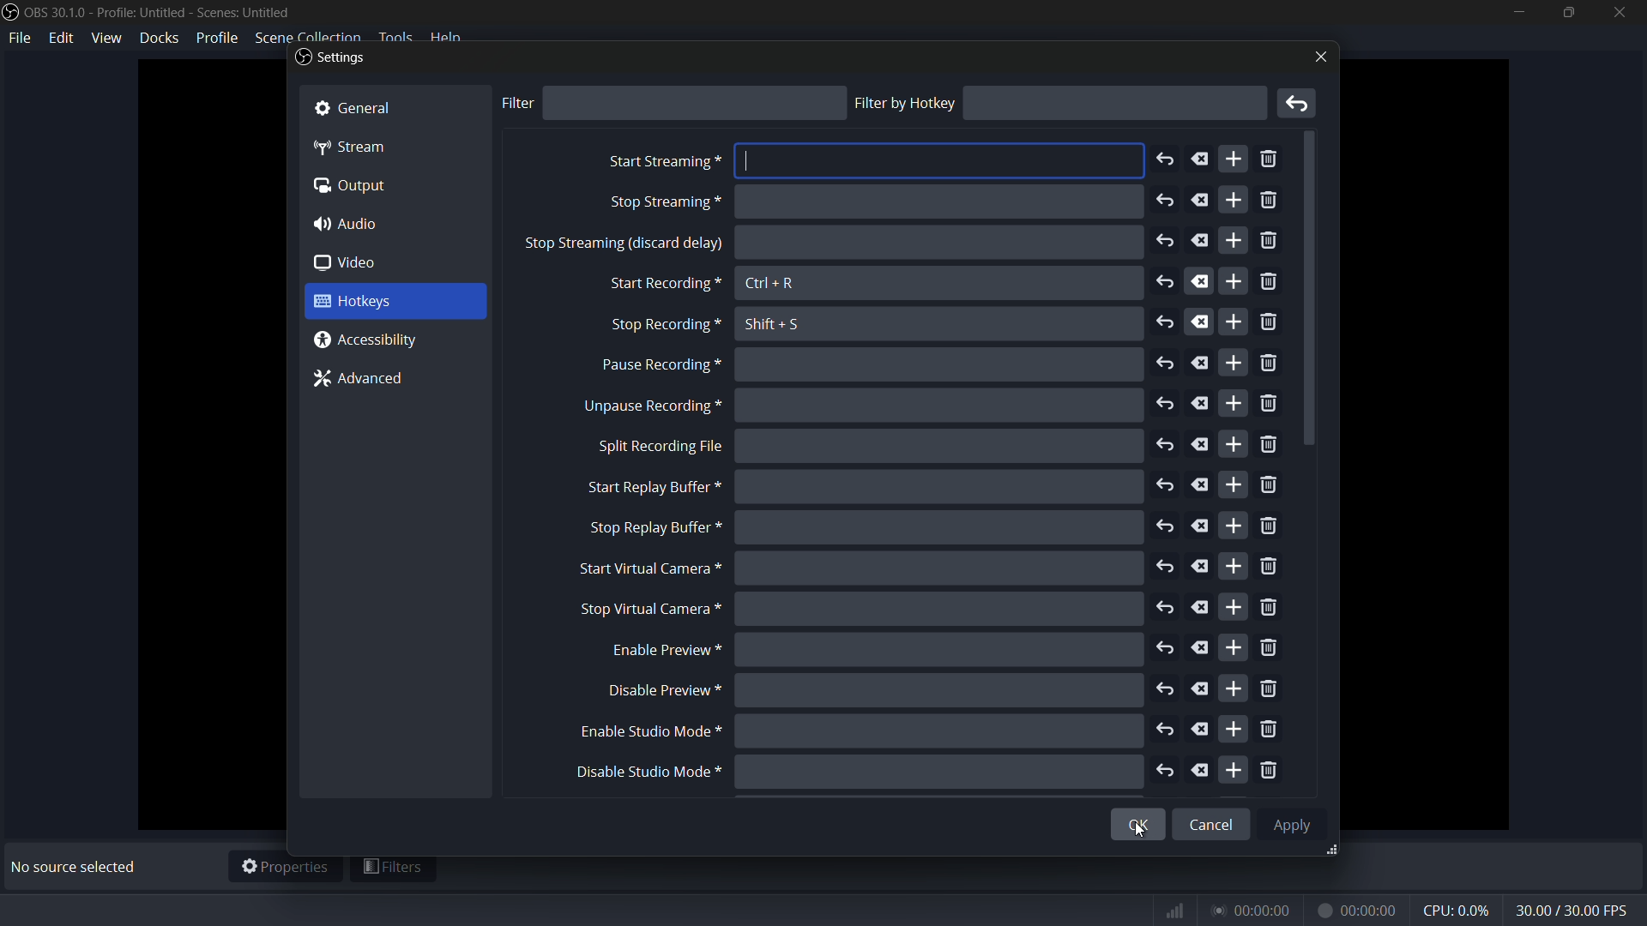 This screenshot has width=1647, height=926. What do you see at coordinates (653, 528) in the screenshot?
I see `stop replay buffer` at bounding box center [653, 528].